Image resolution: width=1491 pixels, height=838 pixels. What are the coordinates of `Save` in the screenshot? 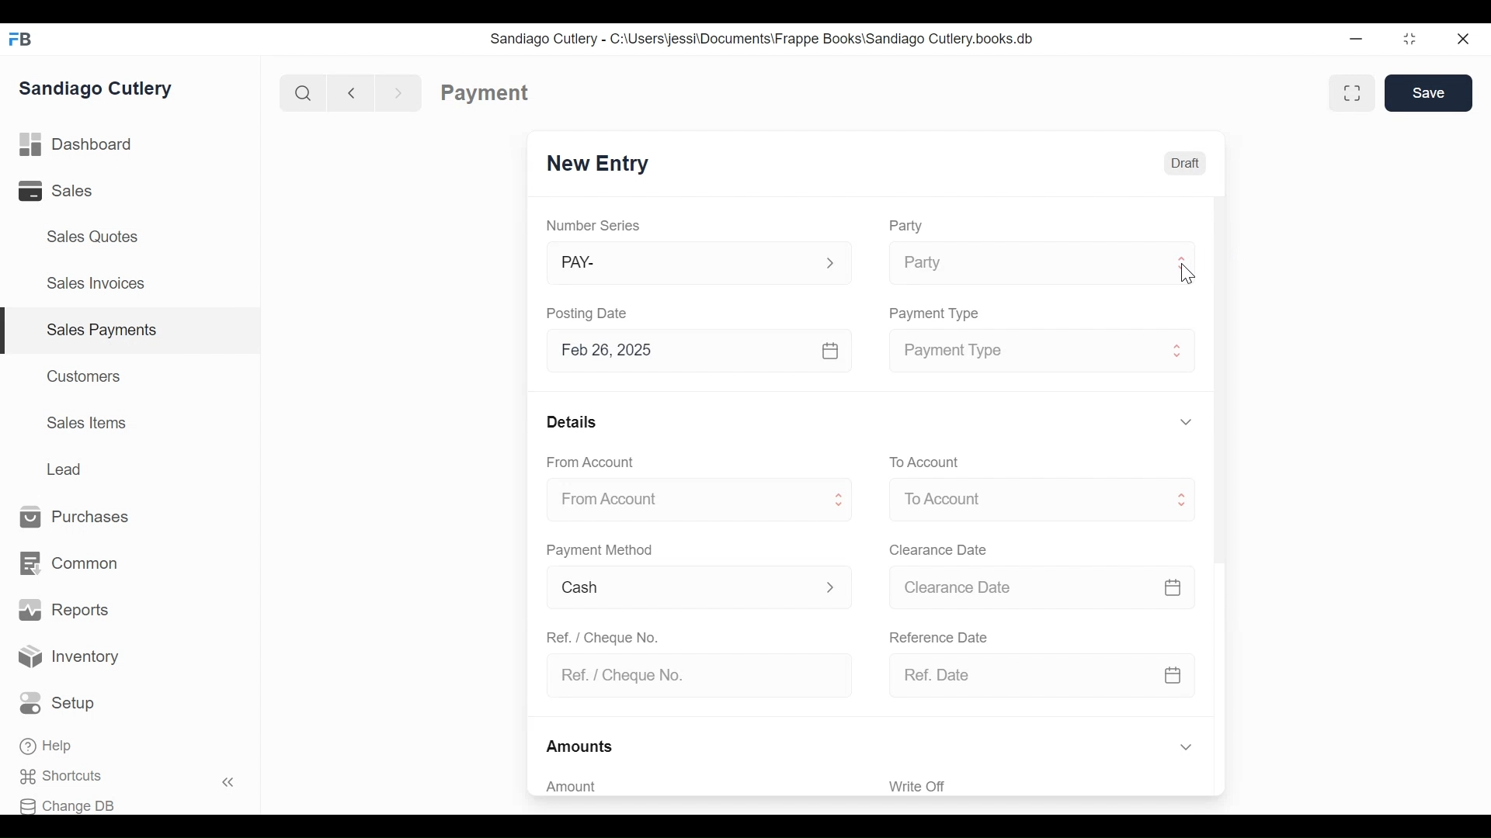 It's located at (1429, 93).